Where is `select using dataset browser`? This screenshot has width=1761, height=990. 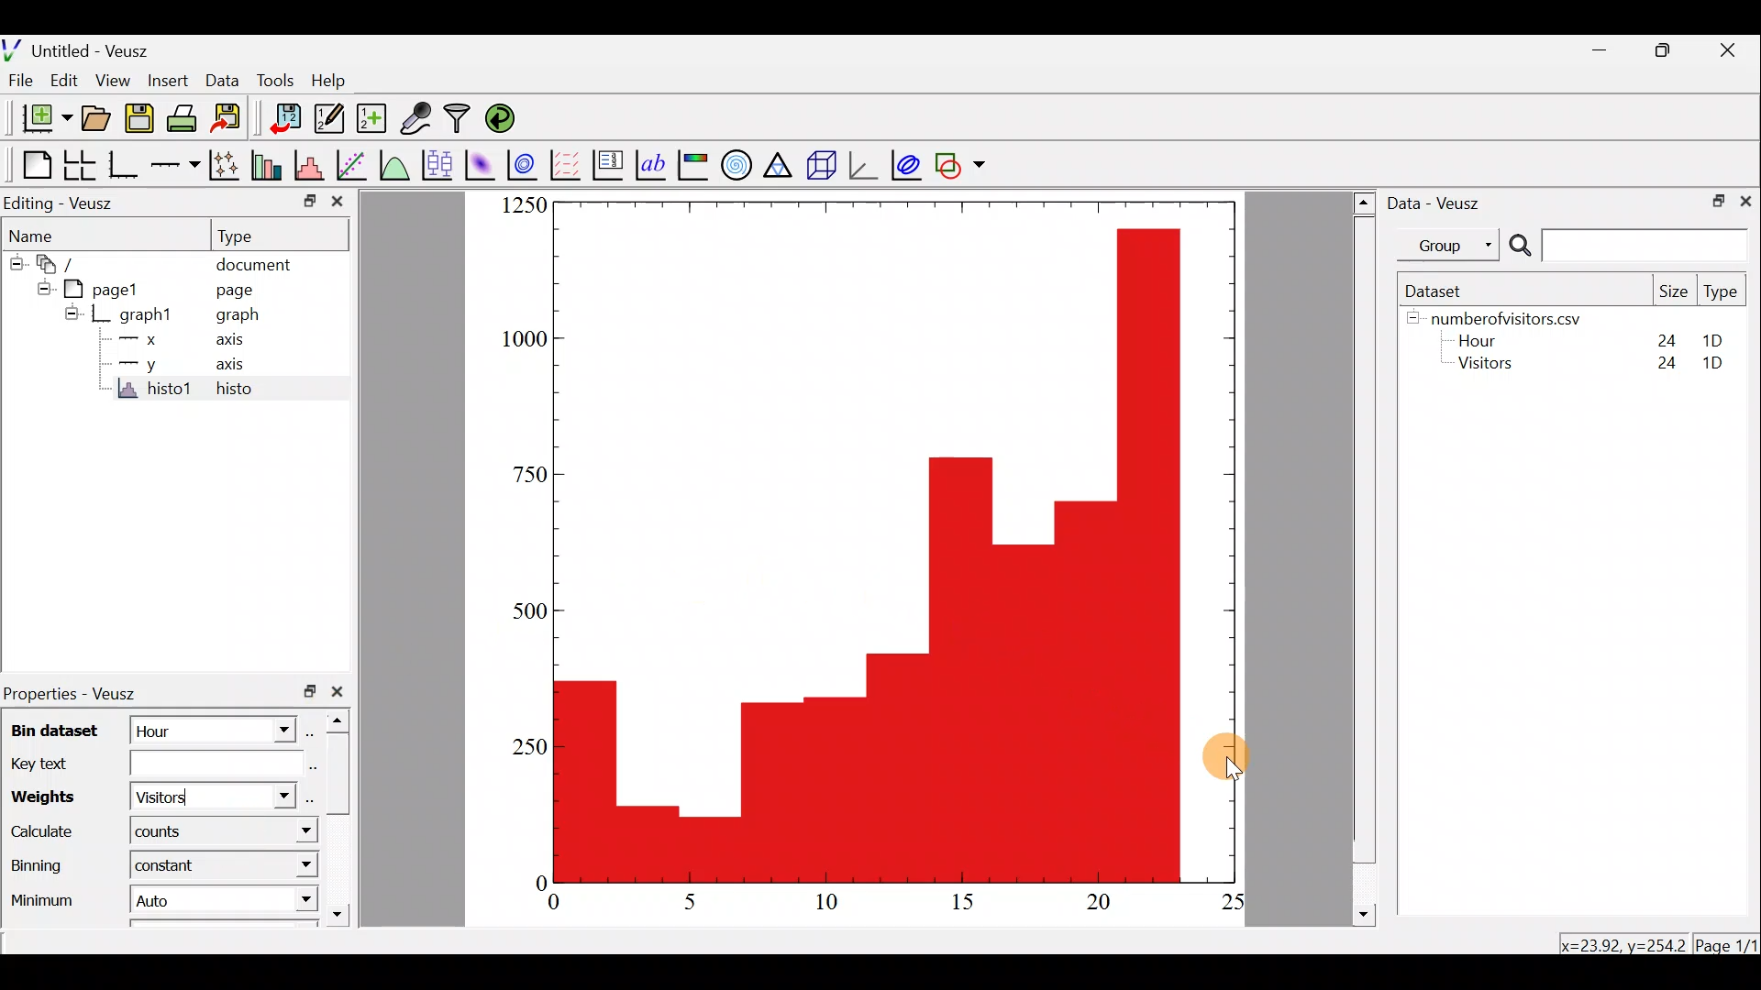 select using dataset browser is located at coordinates (308, 801).